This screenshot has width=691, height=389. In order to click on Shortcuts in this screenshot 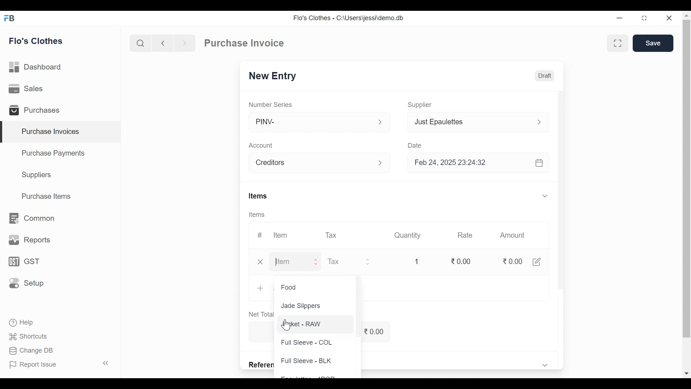, I will do `click(28, 337)`.